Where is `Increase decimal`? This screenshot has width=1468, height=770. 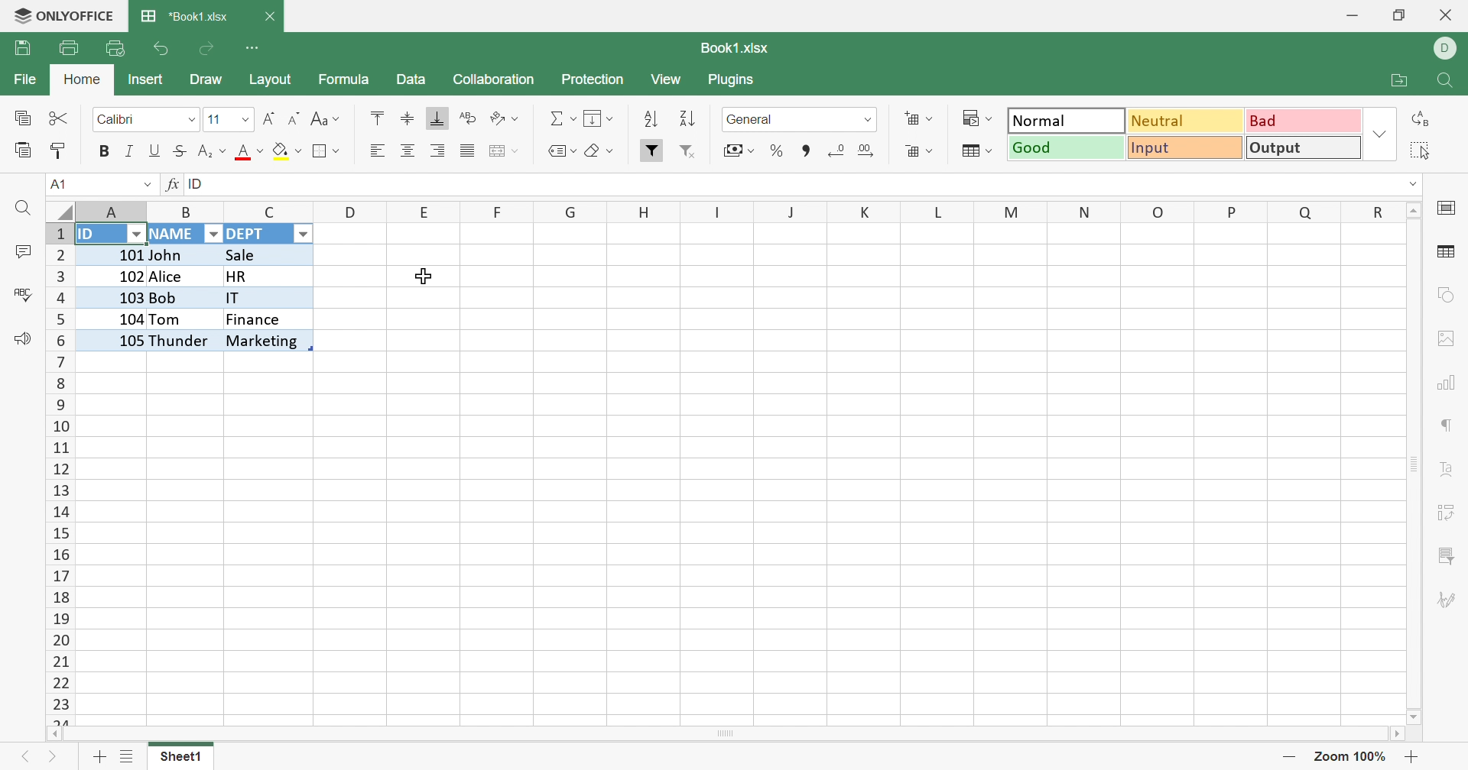 Increase decimal is located at coordinates (869, 151).